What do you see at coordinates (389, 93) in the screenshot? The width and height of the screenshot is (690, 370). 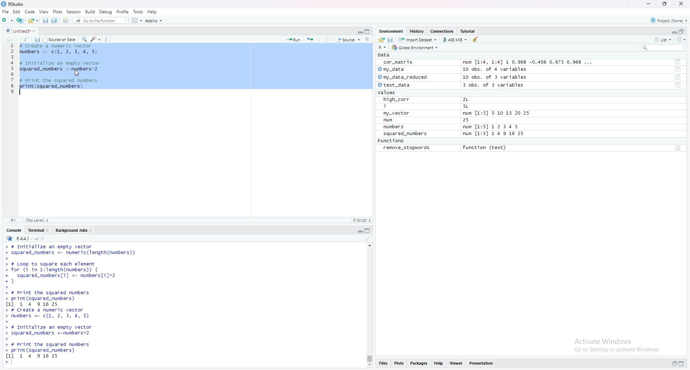 I see `values` at bounding box center [389, 93].